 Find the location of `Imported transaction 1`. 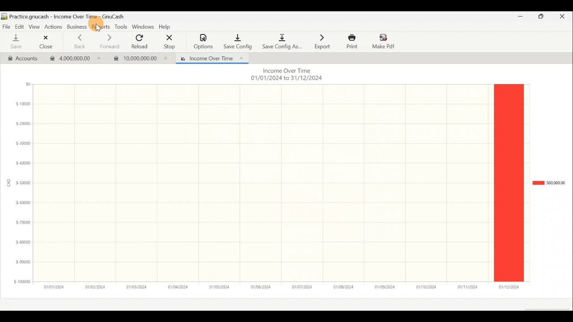

Imported transaction 1 is located at coordinates (75, 59).